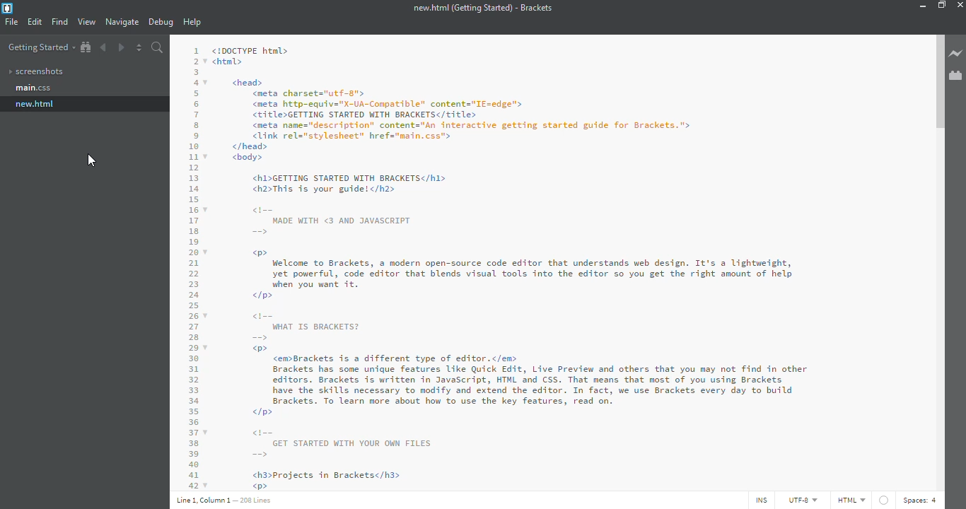 This screenshot has height=509, width=966. What do you see at coordinates (759, 501) in the screenshot?
I see `ins` at bounding box center [759, 501].